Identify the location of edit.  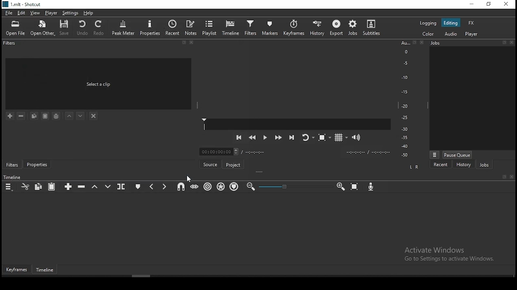
(22, 13).